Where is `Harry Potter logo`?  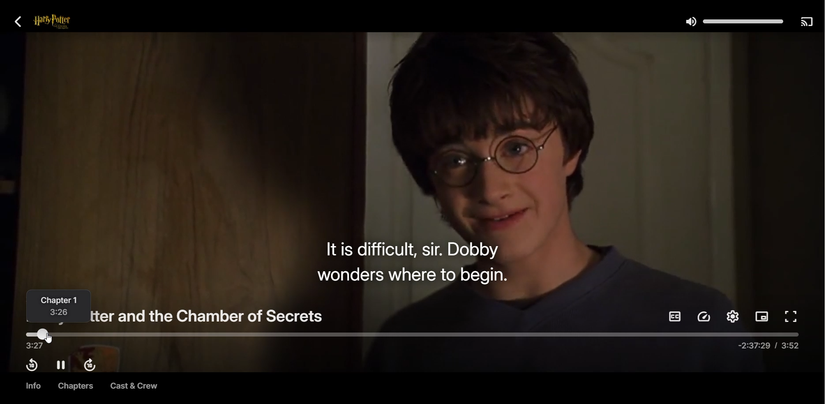
Harry Potter logo is located at coordinates (64, 22).